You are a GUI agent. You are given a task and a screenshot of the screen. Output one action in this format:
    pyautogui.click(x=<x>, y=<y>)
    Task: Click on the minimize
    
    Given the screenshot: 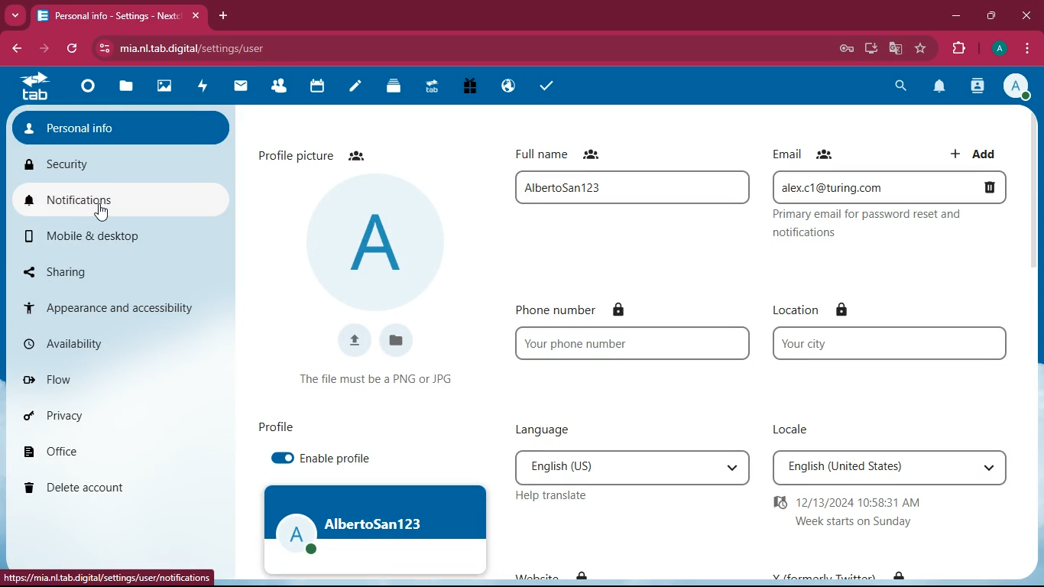 What is the action you would take?
    pyautogui.click(x=955, y=15)
    